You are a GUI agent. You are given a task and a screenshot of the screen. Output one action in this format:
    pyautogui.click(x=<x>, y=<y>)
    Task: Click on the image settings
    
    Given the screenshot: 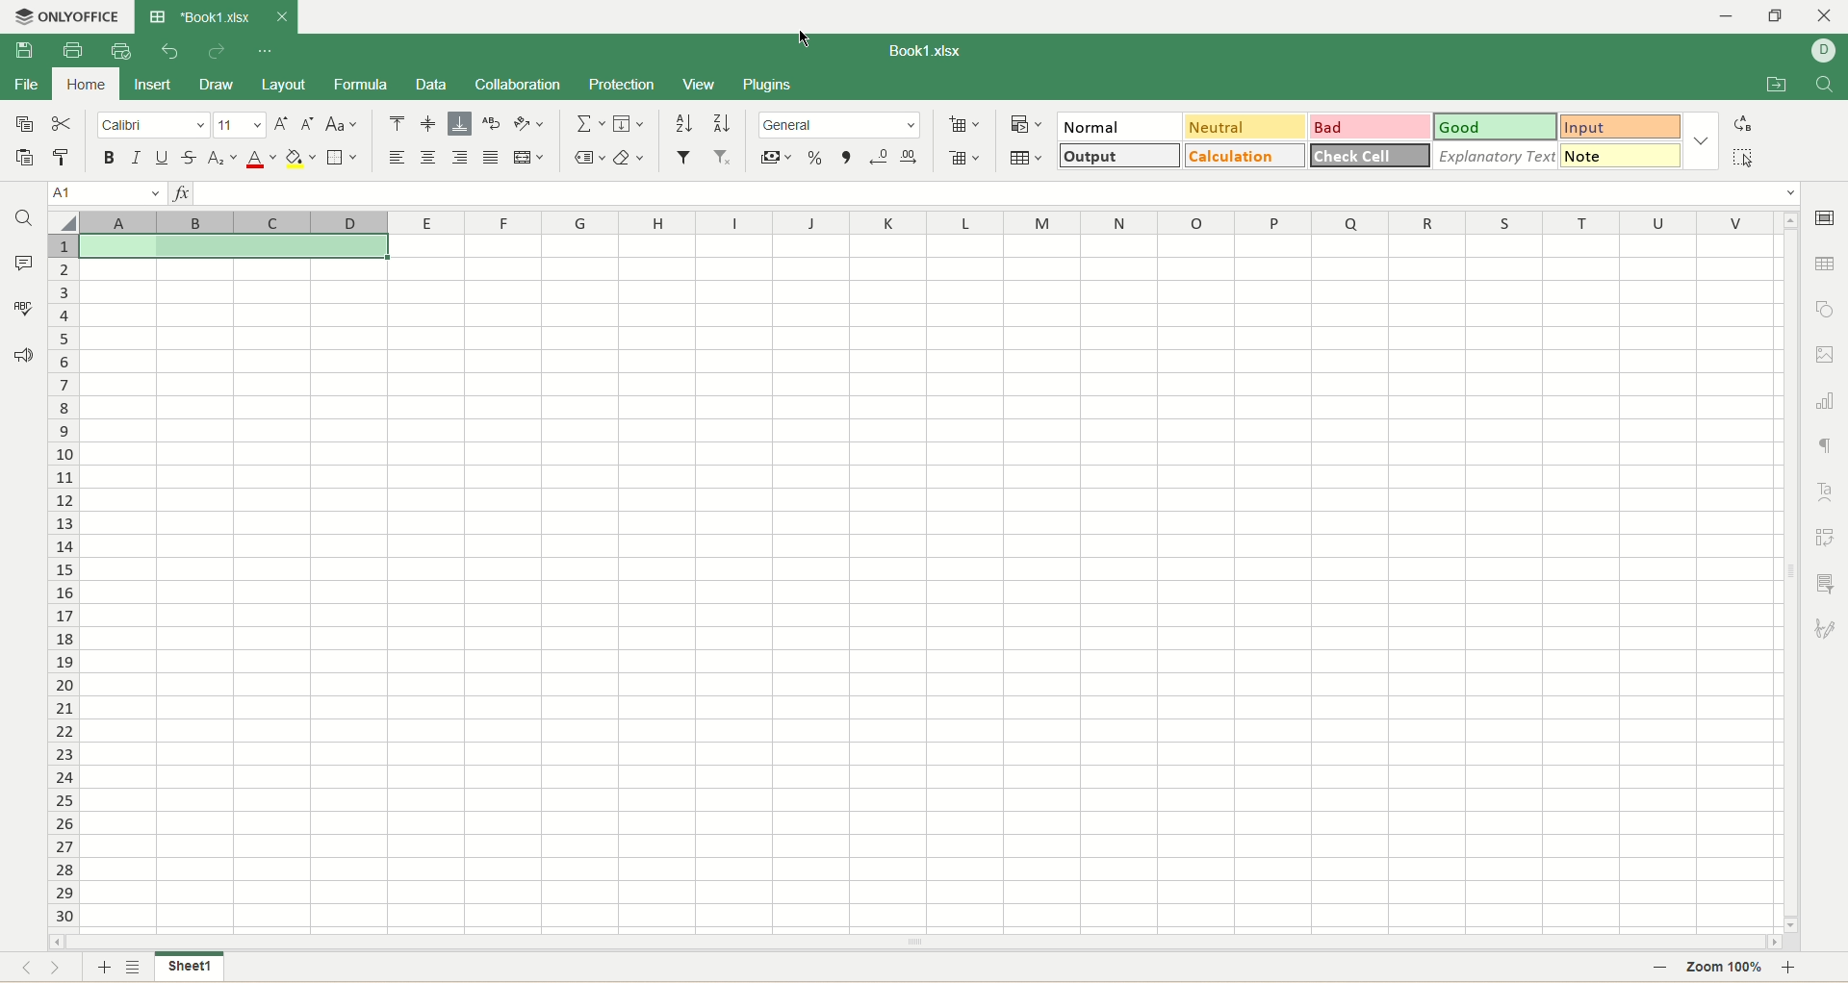 What is the action you would take?
    pyautogui.click(x=1827, y=354)
    